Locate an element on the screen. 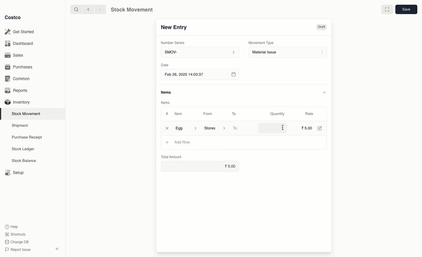 The width and height of the screenshot is (422, 257). Dashboard is located at coordinates (20, 44).